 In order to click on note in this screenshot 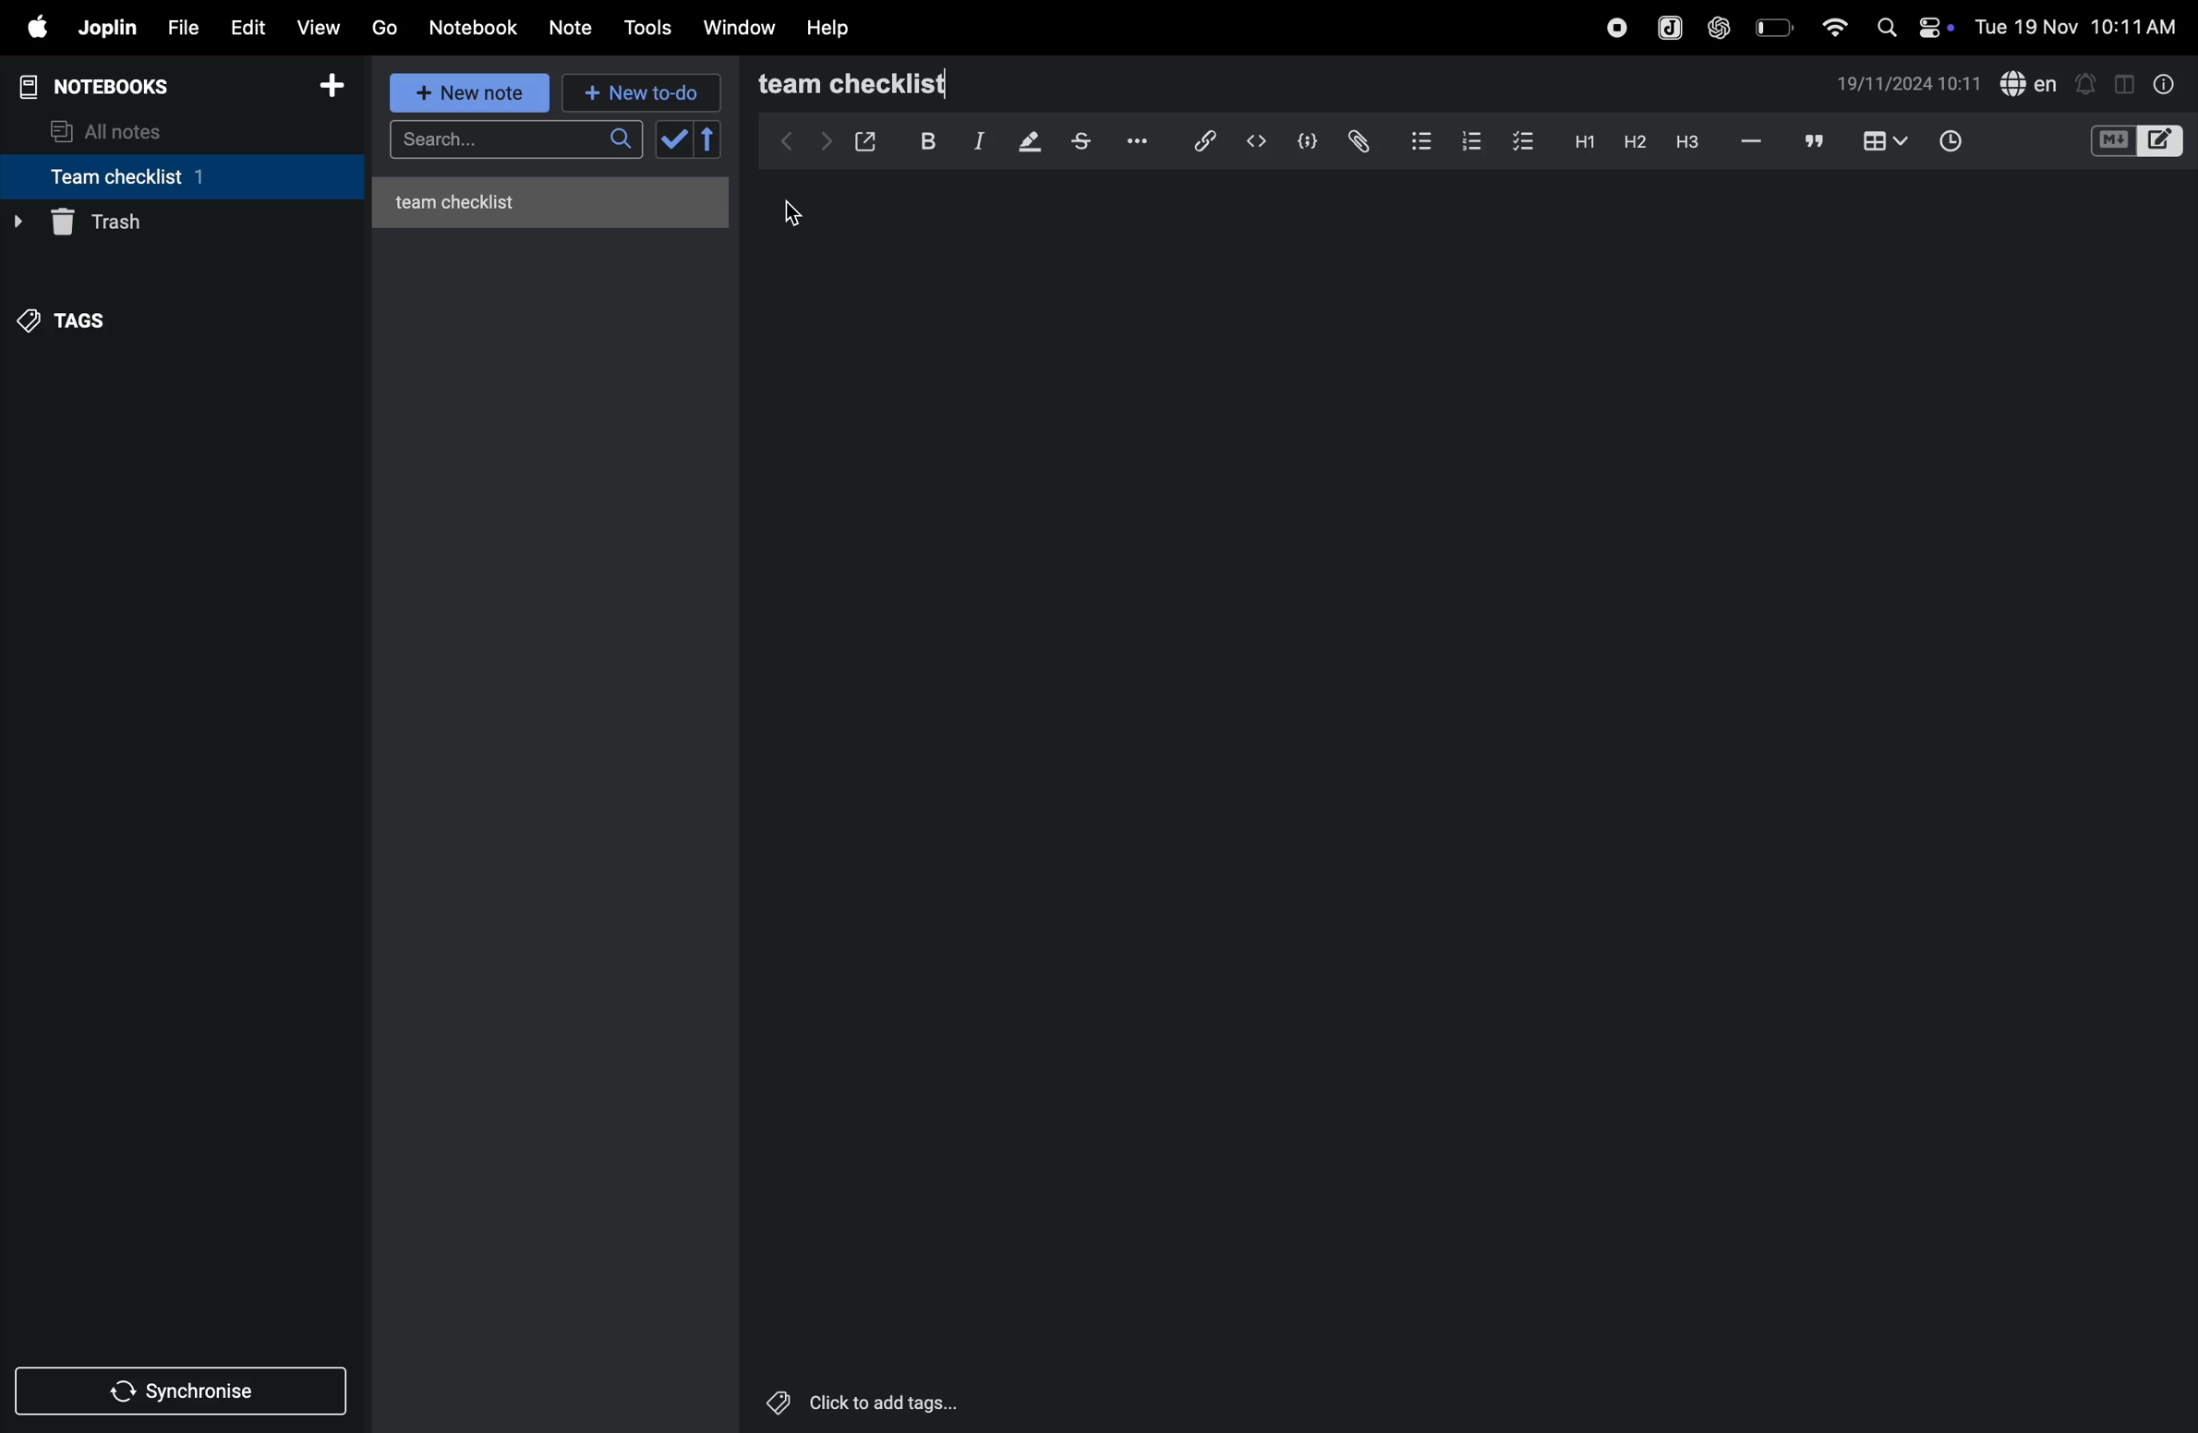, I will do `click(579, 25)`.